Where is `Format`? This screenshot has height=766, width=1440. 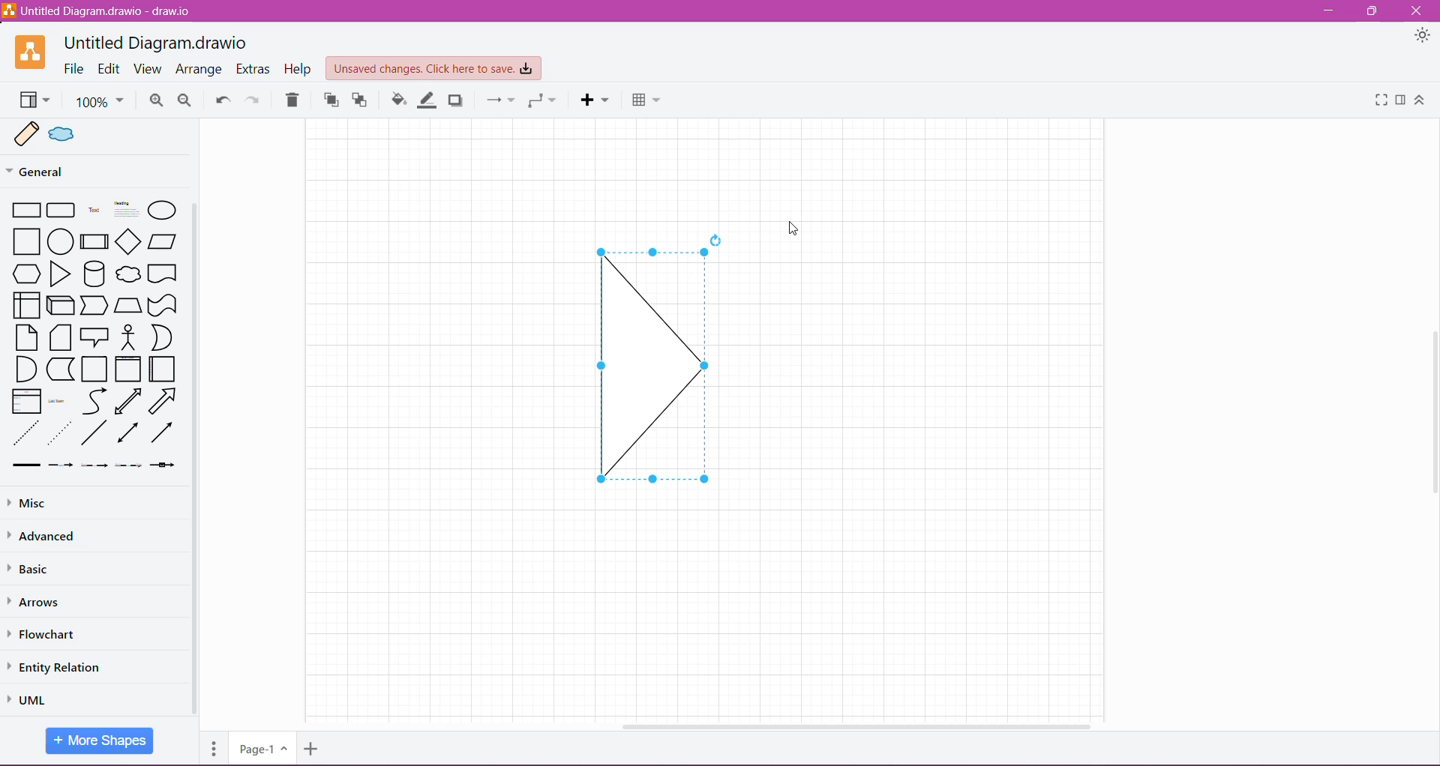 Format is located at coordinates (1400, 100).